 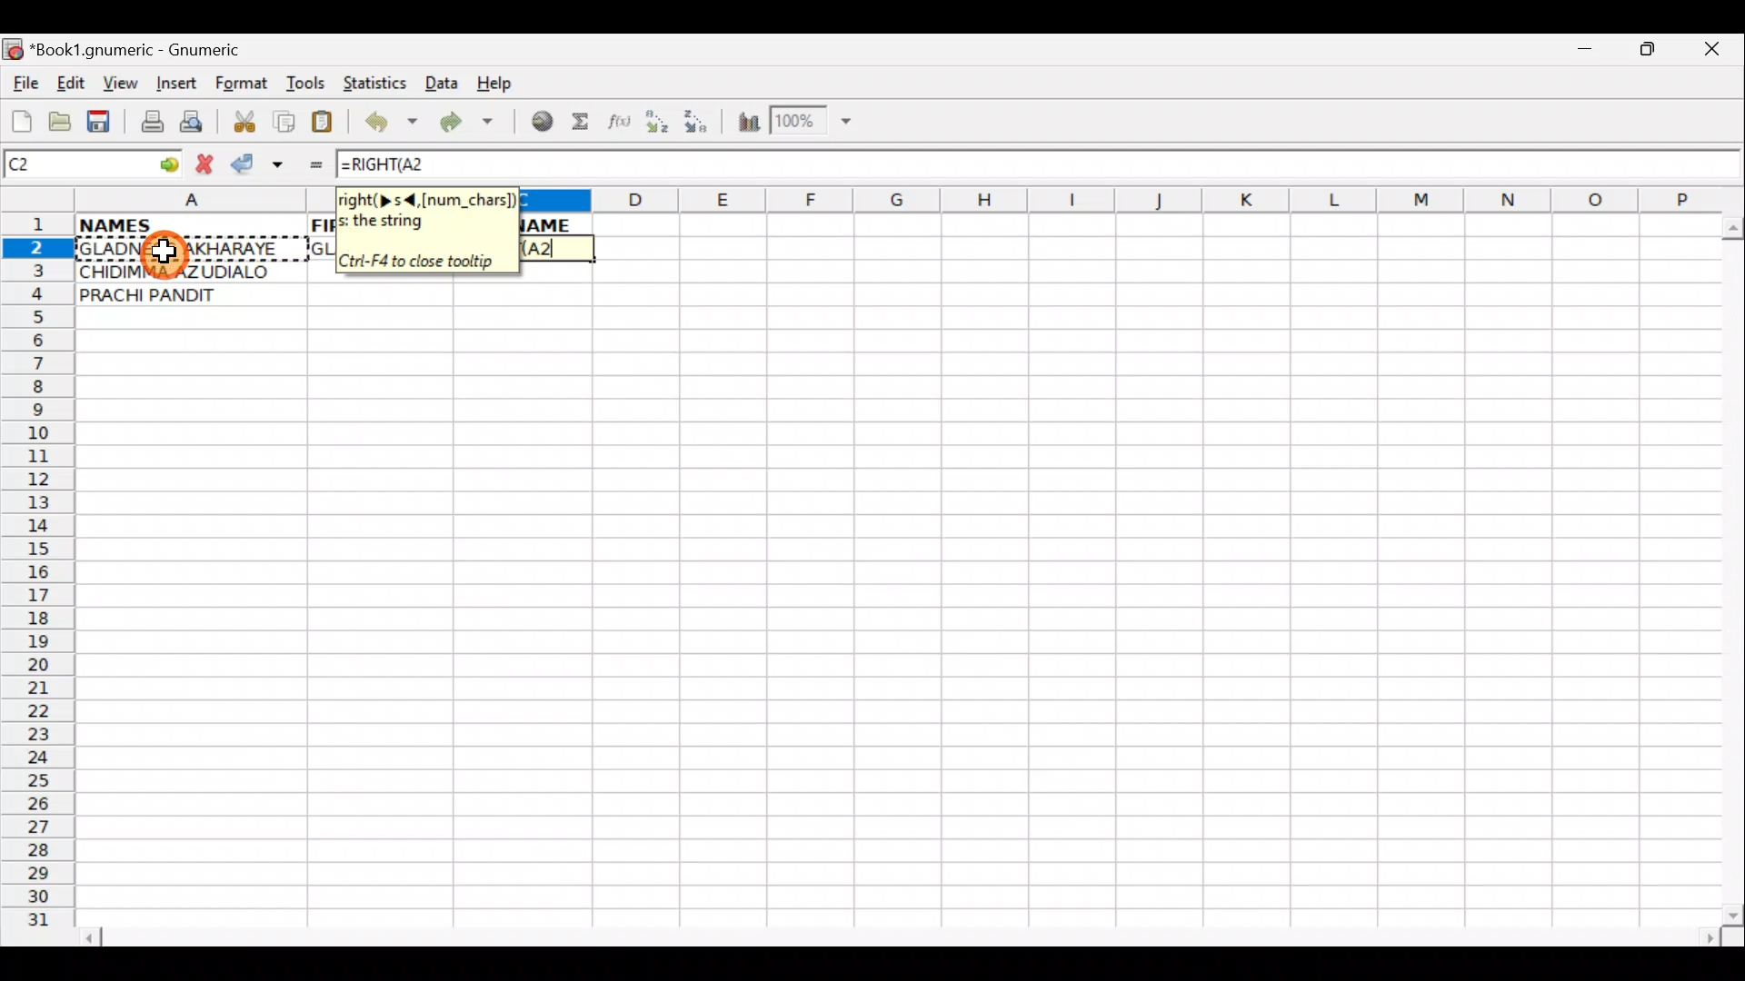 I want to click on NAMES, so click(x=174, y=223).